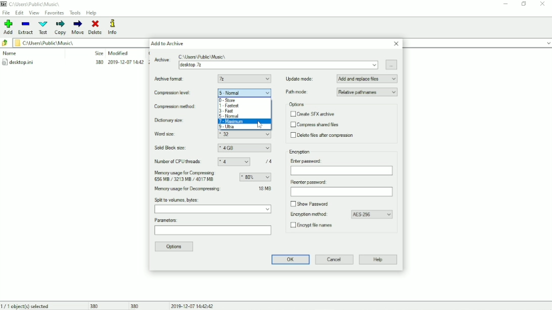 The width and height of the screenshot is (552, 310). What do you see at coordinates (524, 4) in the screenshot?
I see `Restore down` at bounding box center [524, 4].